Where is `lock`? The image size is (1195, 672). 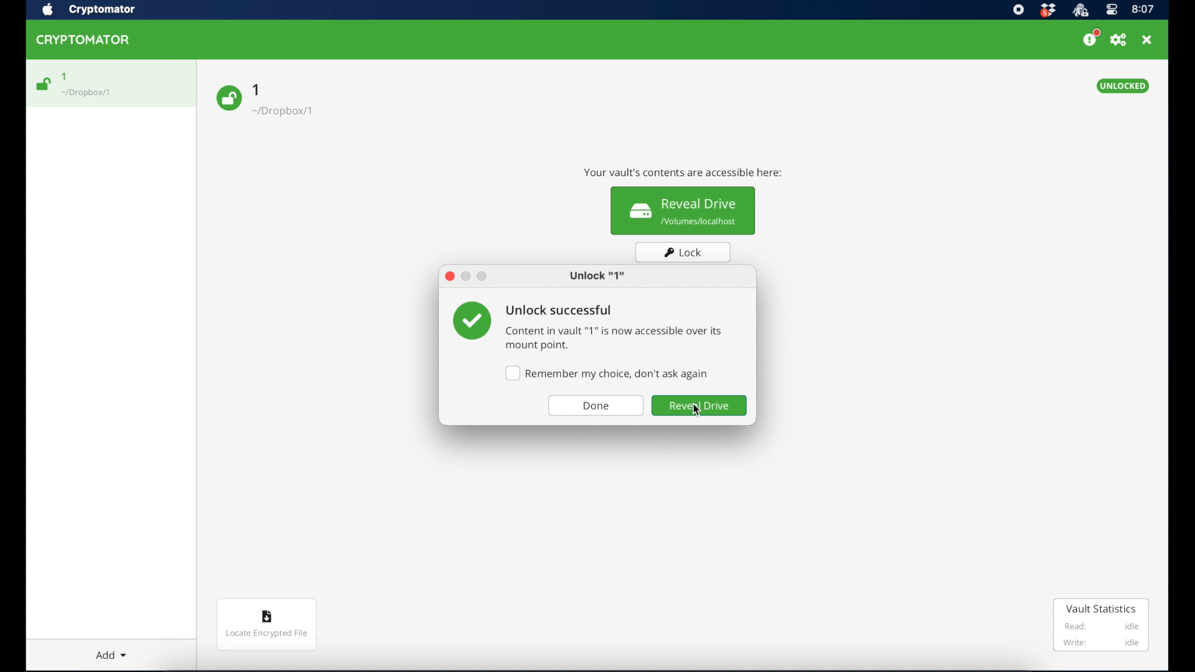
lock is located at coordinates (683, 252).